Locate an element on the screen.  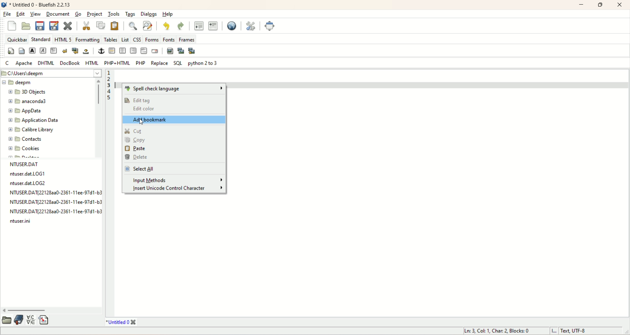
save current file is located at coordinates (40, 26).